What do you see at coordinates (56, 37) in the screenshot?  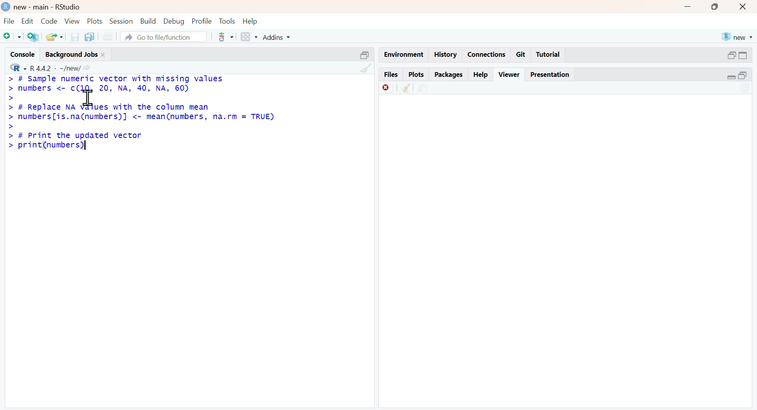 I see `share folder` at bounding box center [56, 37].